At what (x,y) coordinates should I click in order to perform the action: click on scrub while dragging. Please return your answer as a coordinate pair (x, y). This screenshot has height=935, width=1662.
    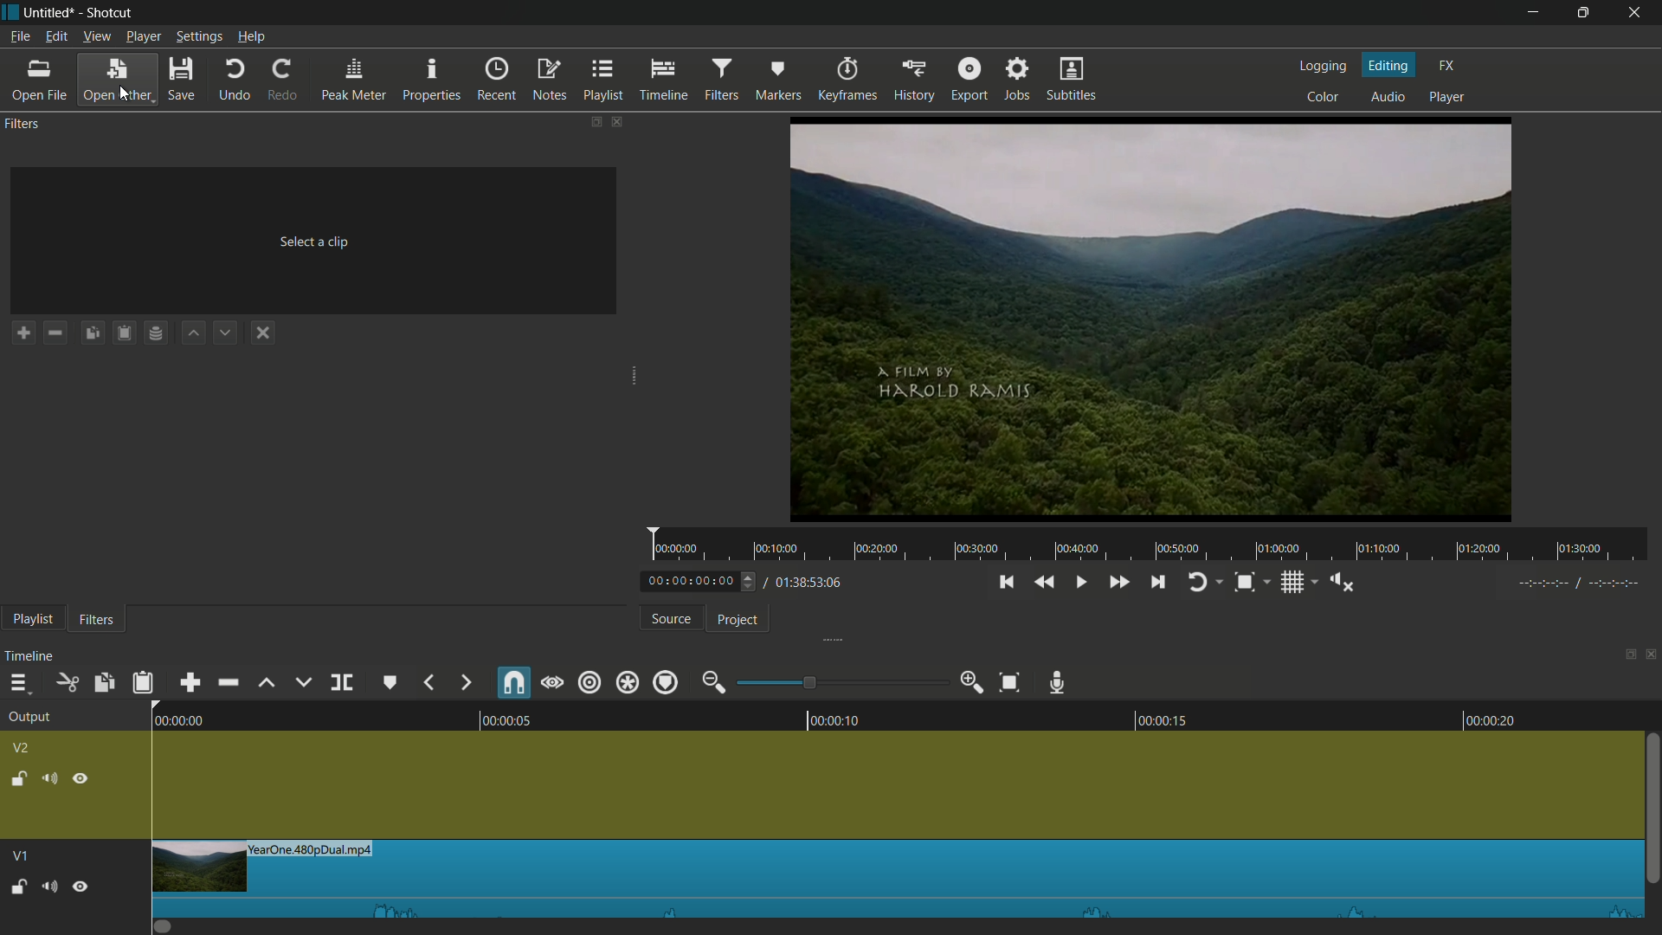
    Looking at the image, I should click on (553, 683).